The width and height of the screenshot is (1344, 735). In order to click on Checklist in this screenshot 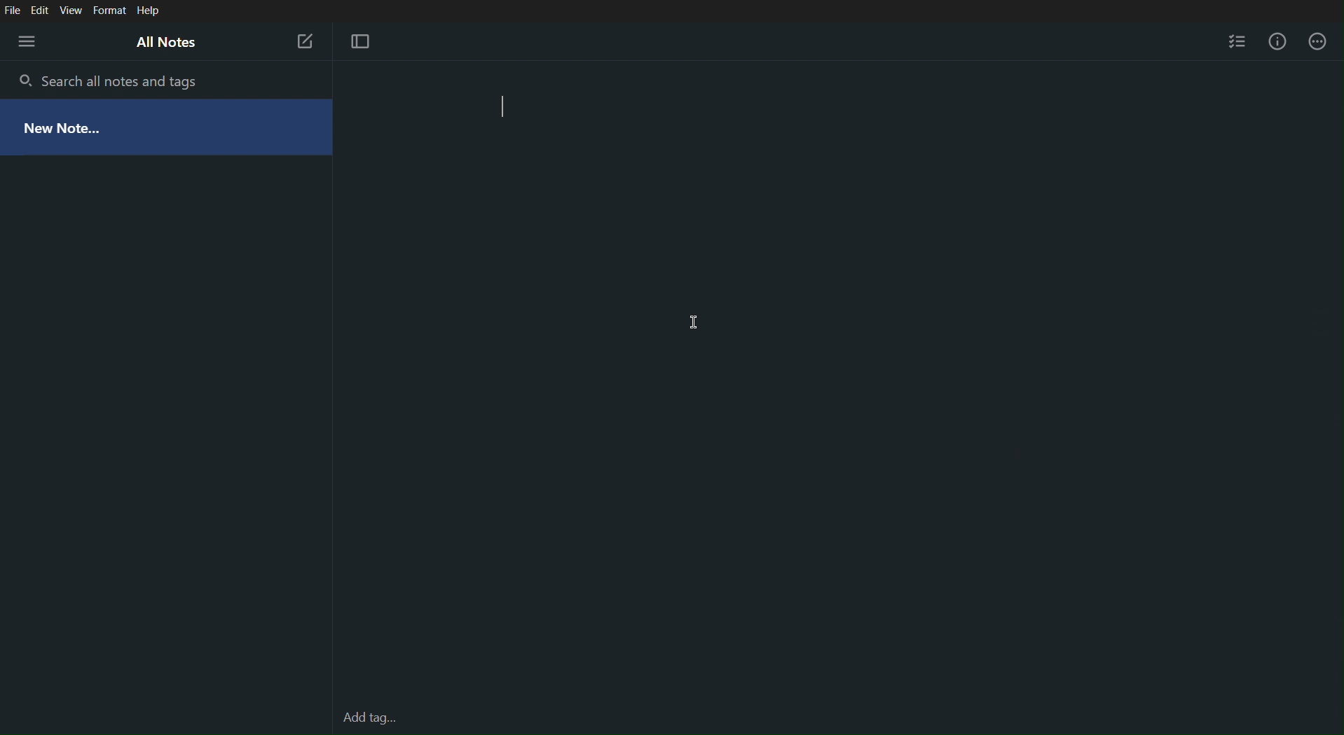, I will do `click(1236, 41)`.